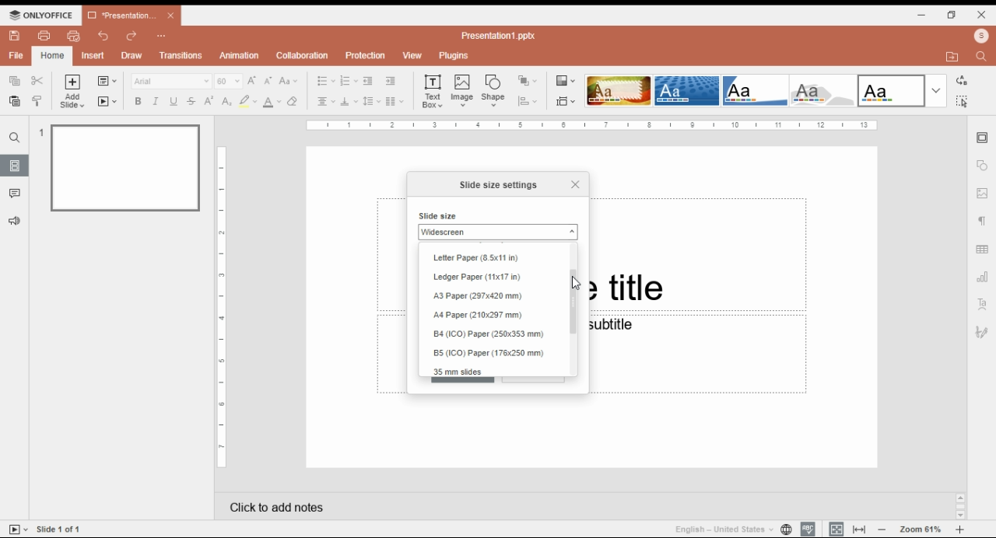 The image size is (996, 538). Describe the element at coordinates (16, 222) in the screenshot. I see `feedback and support` at that location.